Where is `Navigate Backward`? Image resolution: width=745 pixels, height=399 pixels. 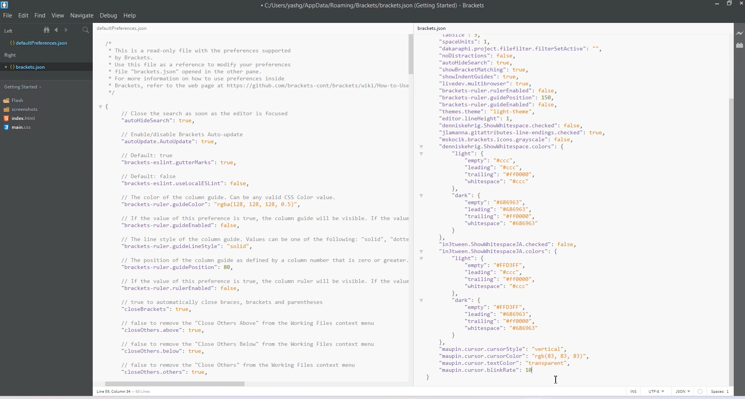
Navigate Backward is located at coordinates (57, 29).